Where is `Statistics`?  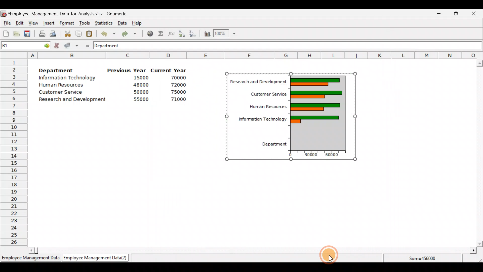 Statistics is located at coordinates (103, 22).